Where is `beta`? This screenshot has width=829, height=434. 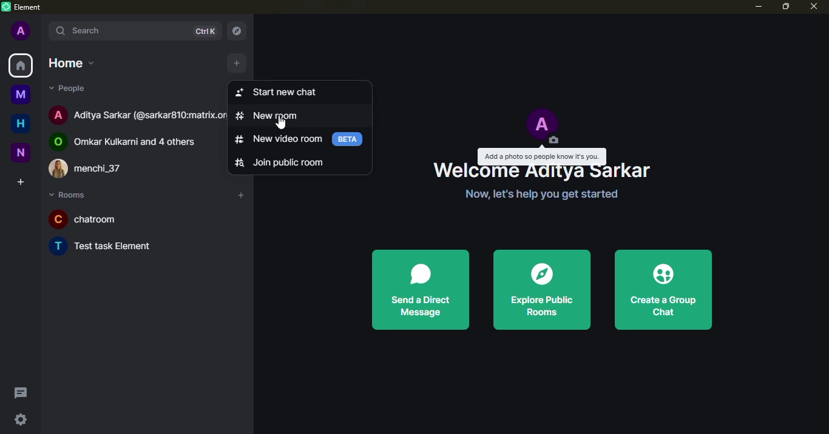 beta is located at coordinates (347, 139).